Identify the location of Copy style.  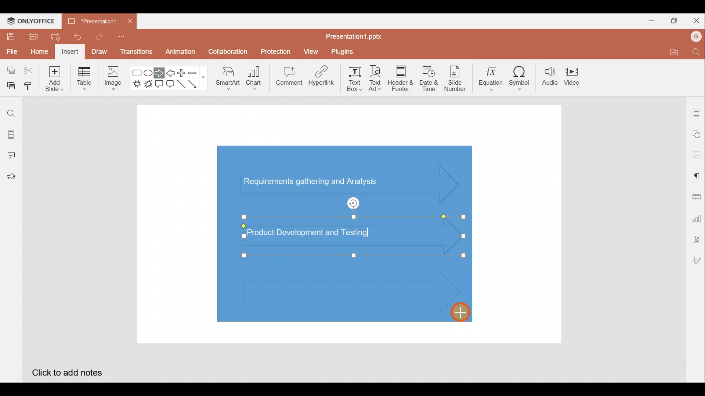
(29, 87).